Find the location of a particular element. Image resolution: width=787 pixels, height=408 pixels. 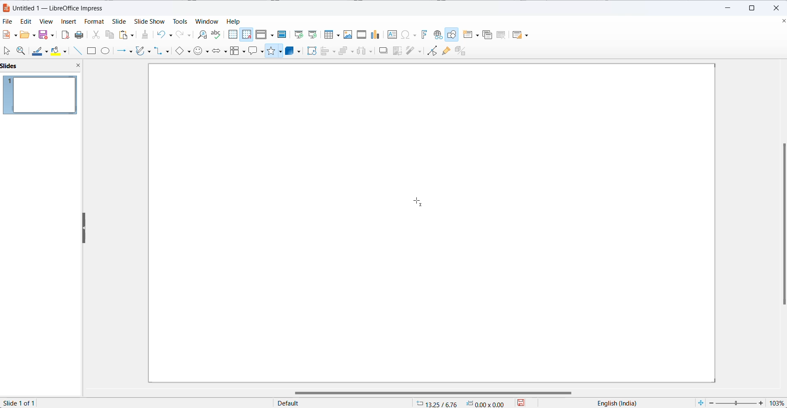

page is located at coordinates (430, 230).